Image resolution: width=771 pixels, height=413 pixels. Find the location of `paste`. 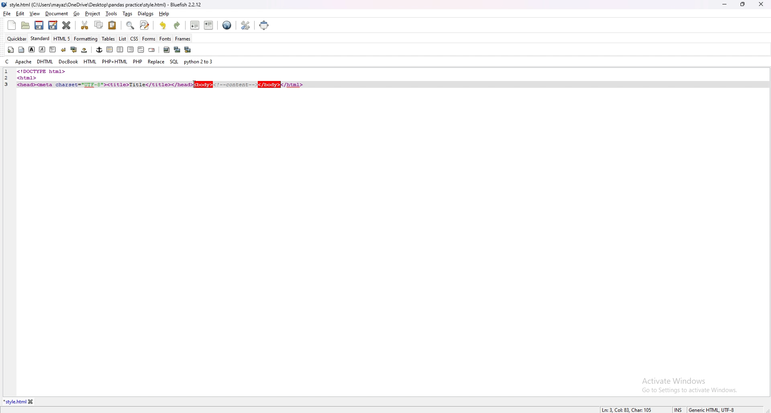

paste is located at coordinates (112, 25).